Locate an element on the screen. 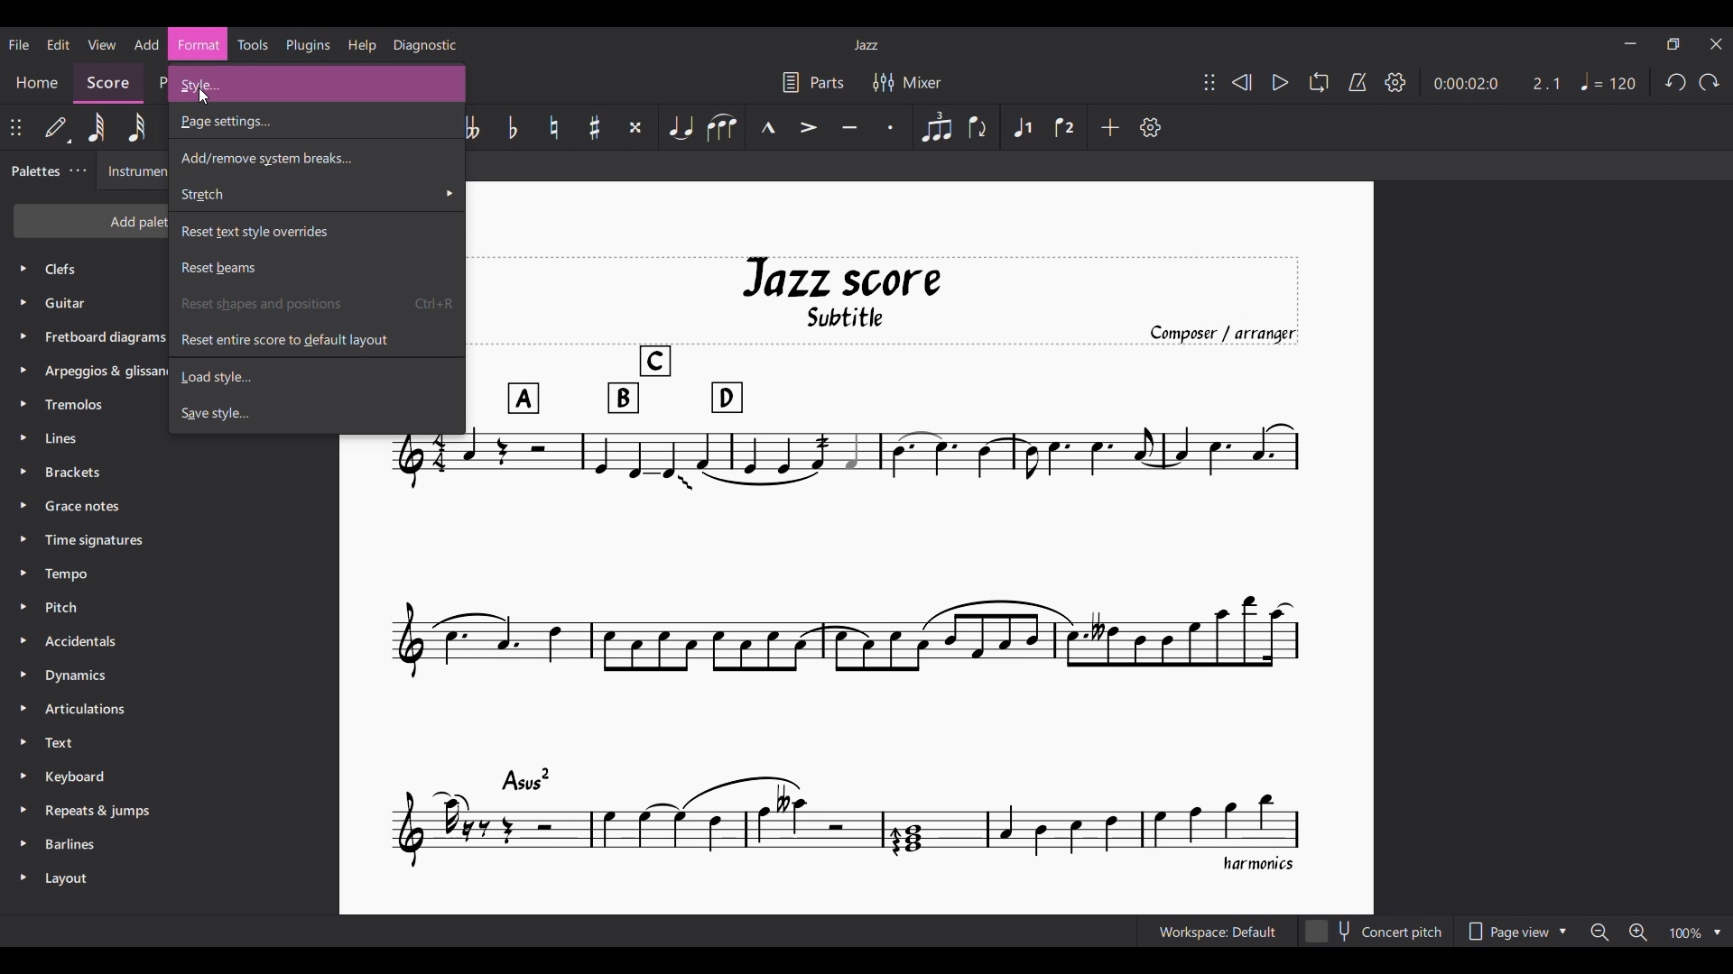  Expand is located at coordinates (23, 573).